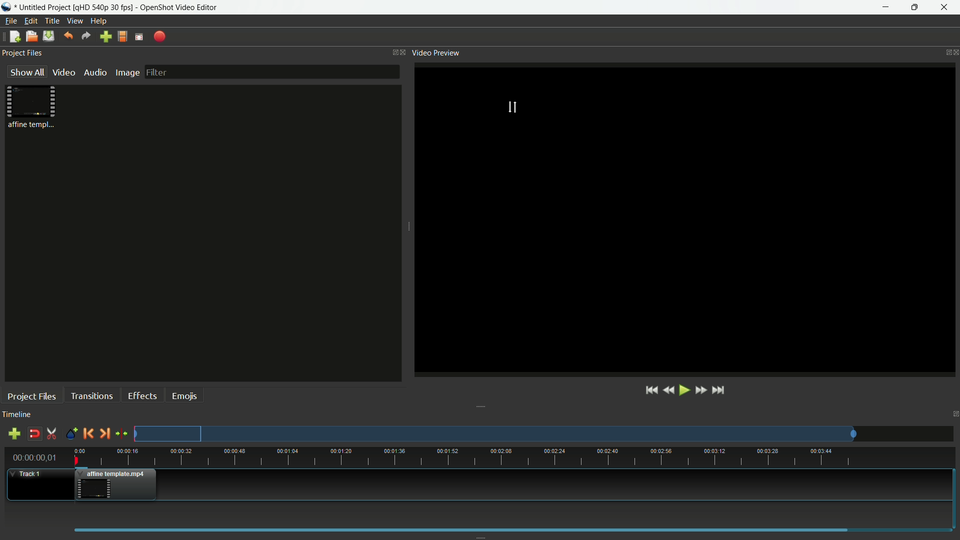 The image size is (960, 540). What do you see at coordinates (105, 433) in the screenshot?
I see `next marker` at bounding box center [105, 433].